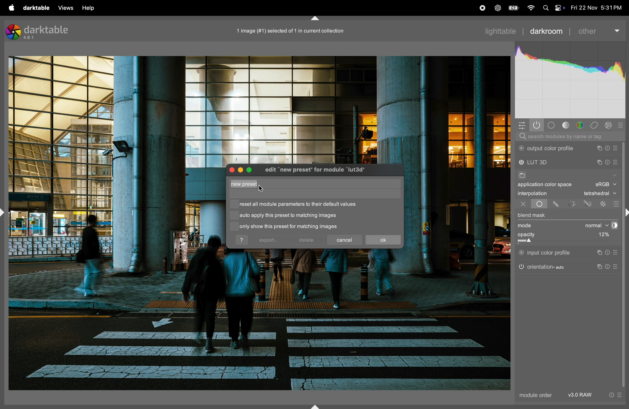 The image size is (629, 409). I want to click on v3.0 raw, so click(594, 396).